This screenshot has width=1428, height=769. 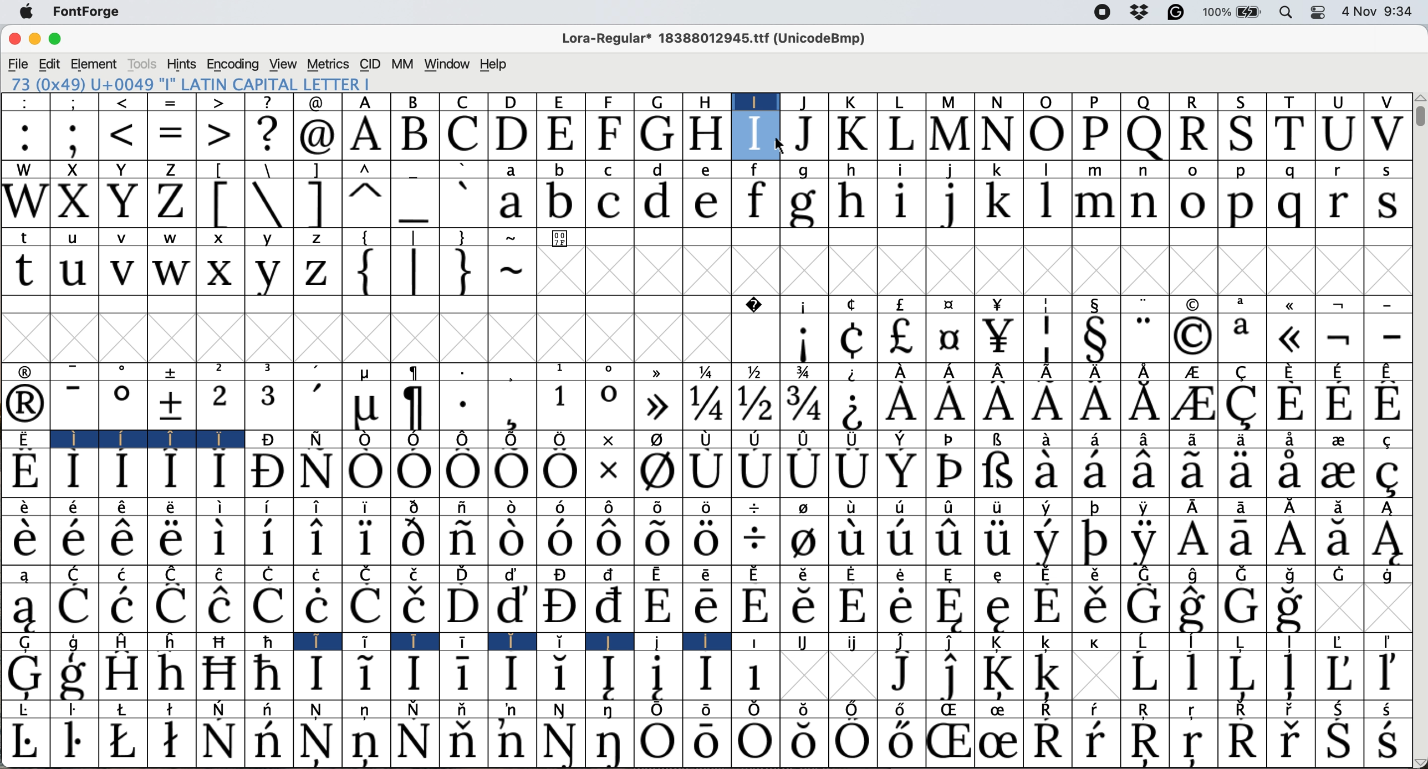 I want to click on symbol, so click(x=1048, y=305).